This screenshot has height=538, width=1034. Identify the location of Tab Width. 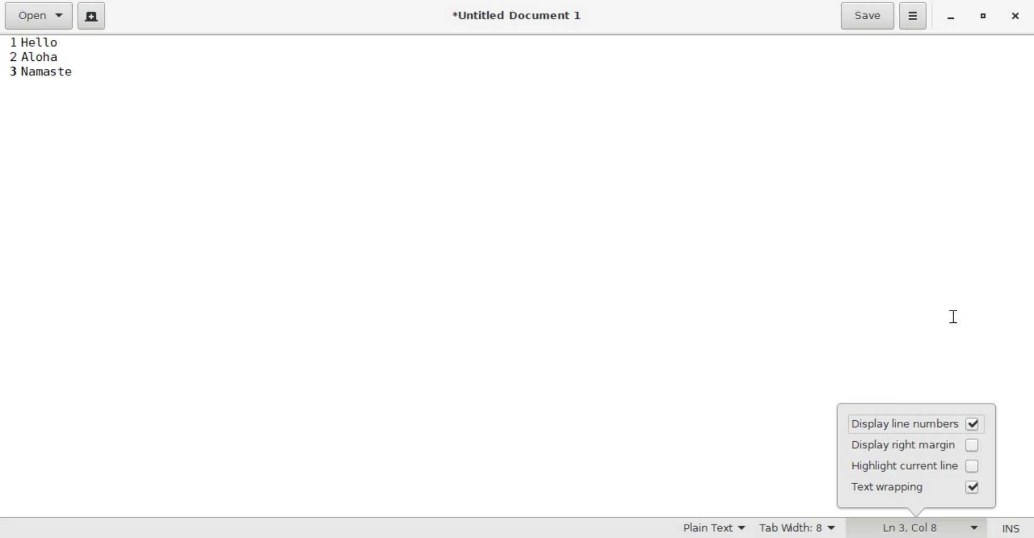
(800, 528).